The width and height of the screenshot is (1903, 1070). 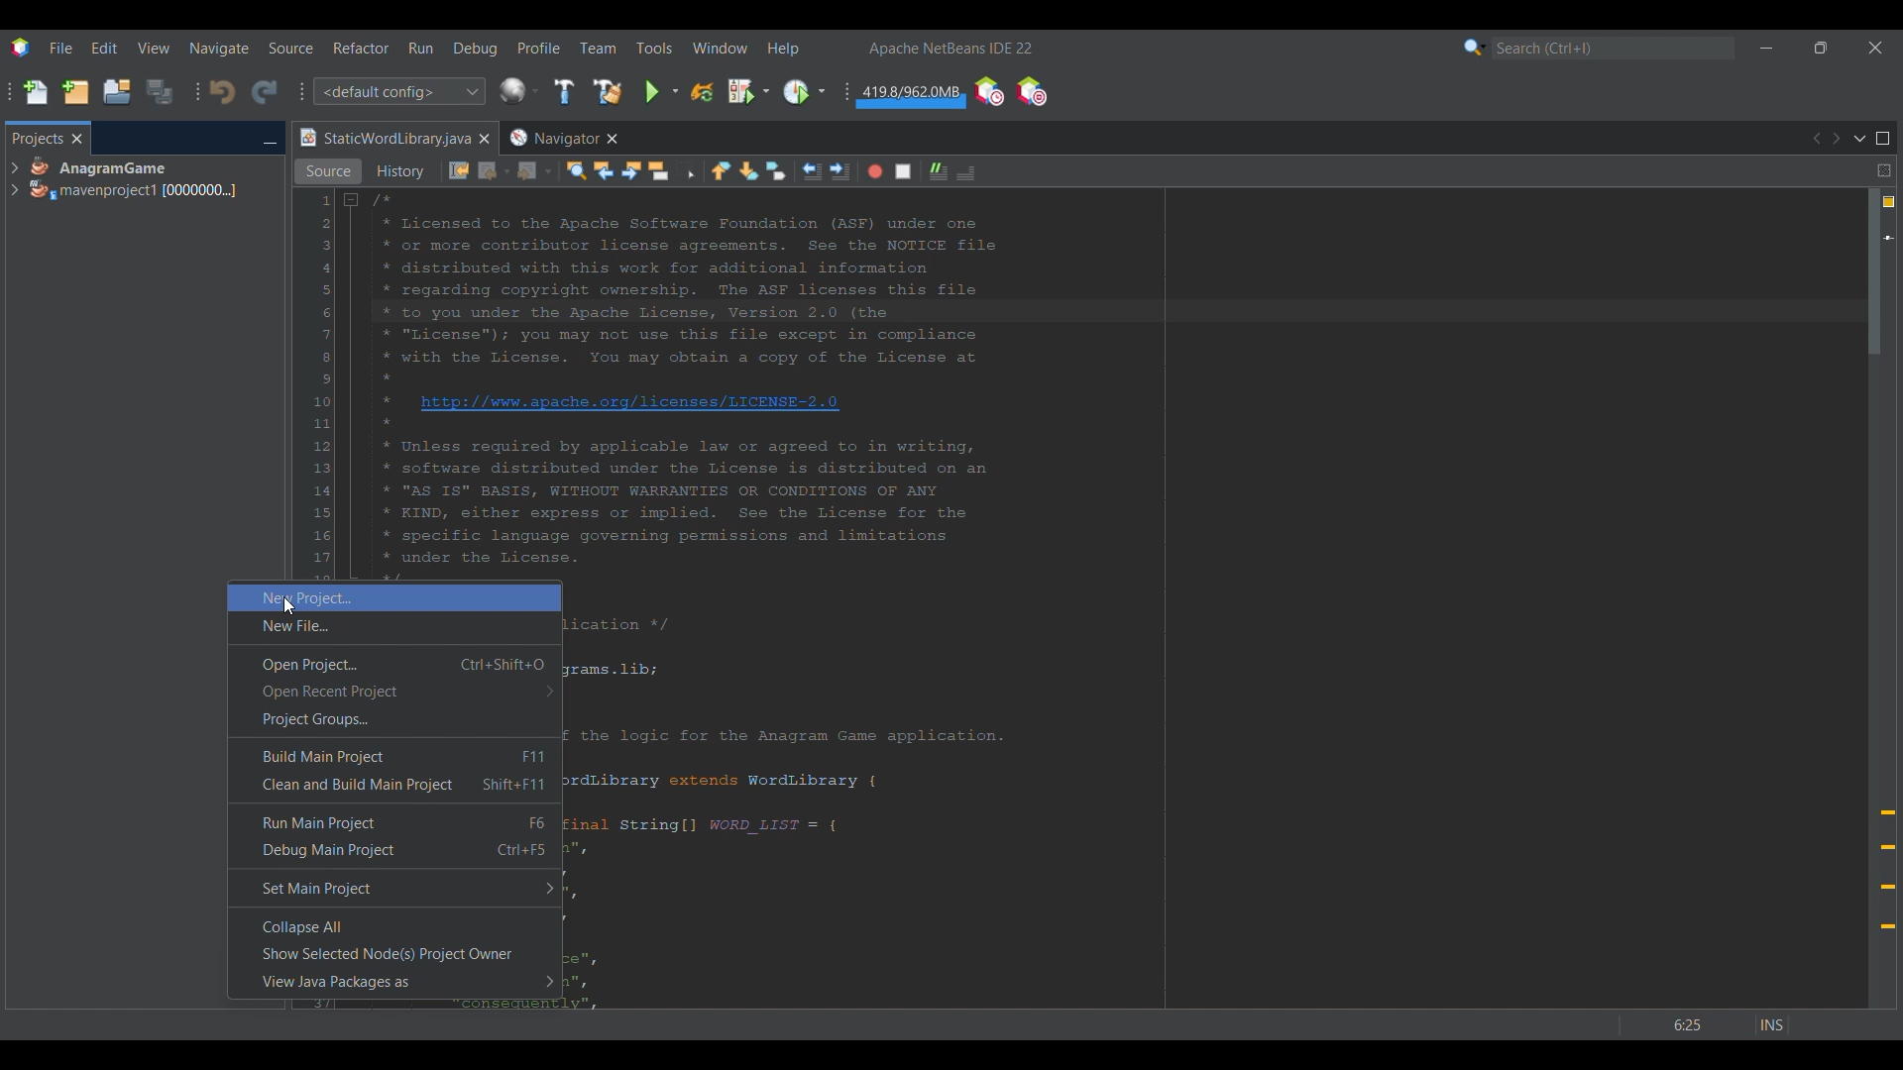 What do you see at coordinates (394, 597) in the screenshot?
I see `New project, highlighted by cursor` at bounding box center [394, 597].